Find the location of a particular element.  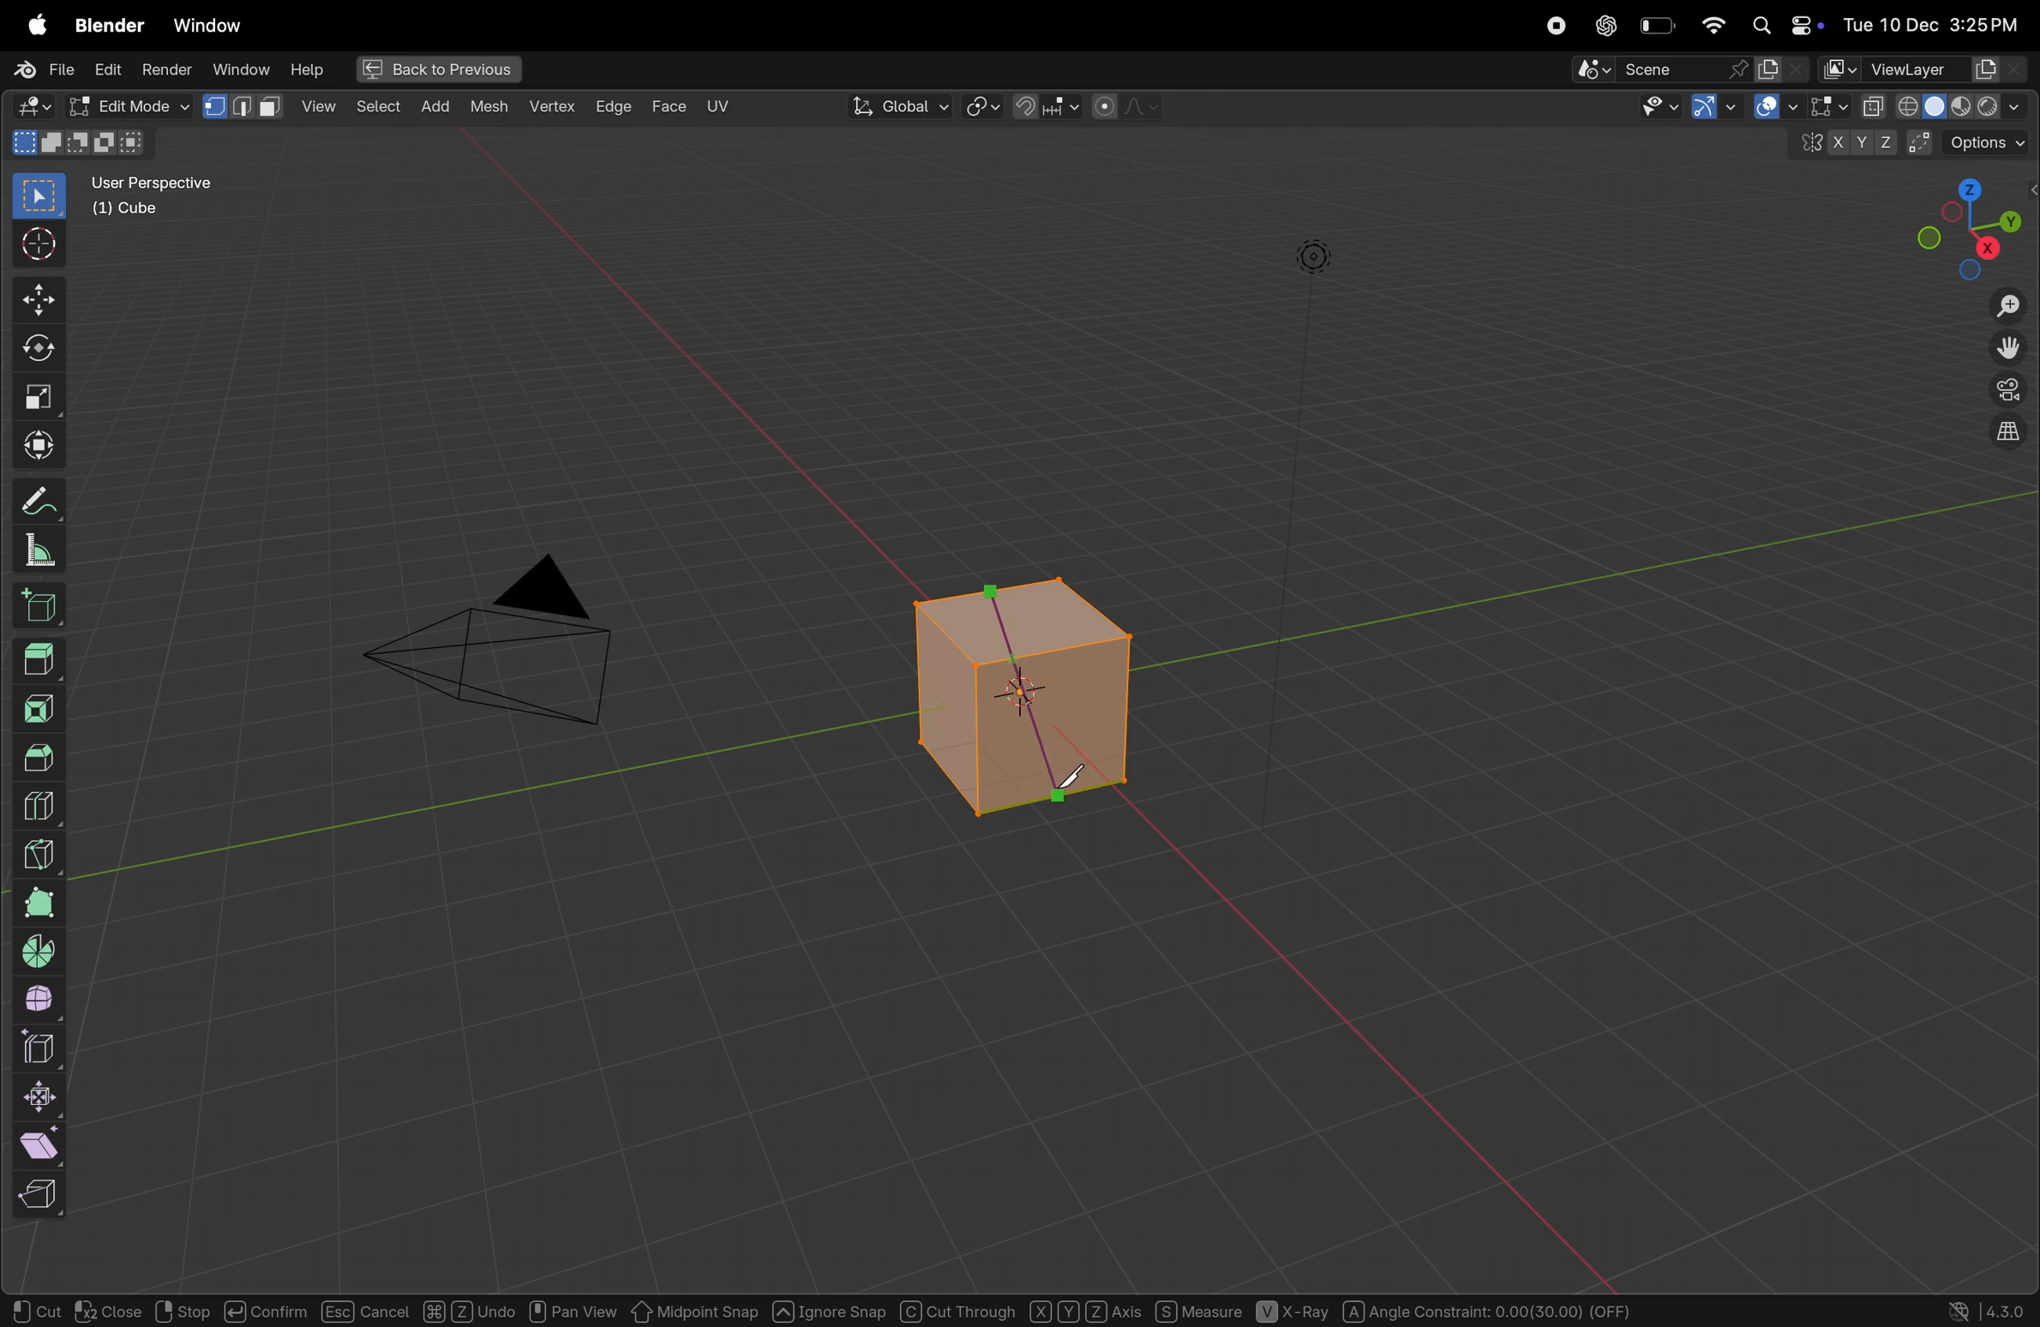

Confirm is located at coordinates (263, 1309).